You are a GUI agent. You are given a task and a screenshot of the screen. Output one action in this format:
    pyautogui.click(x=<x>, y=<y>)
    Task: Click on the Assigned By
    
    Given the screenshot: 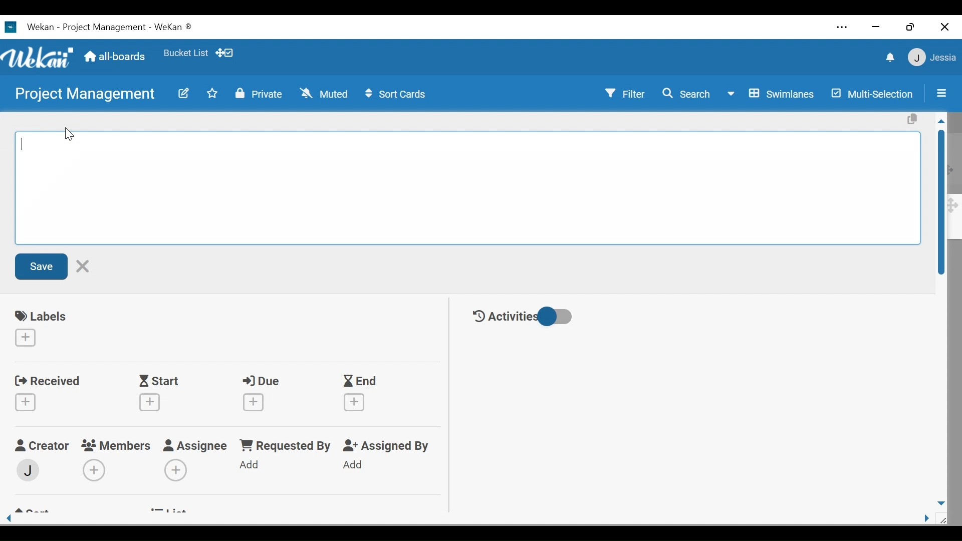 What is the action you would take?
    pyautogui.click(x=387, y=446)
    